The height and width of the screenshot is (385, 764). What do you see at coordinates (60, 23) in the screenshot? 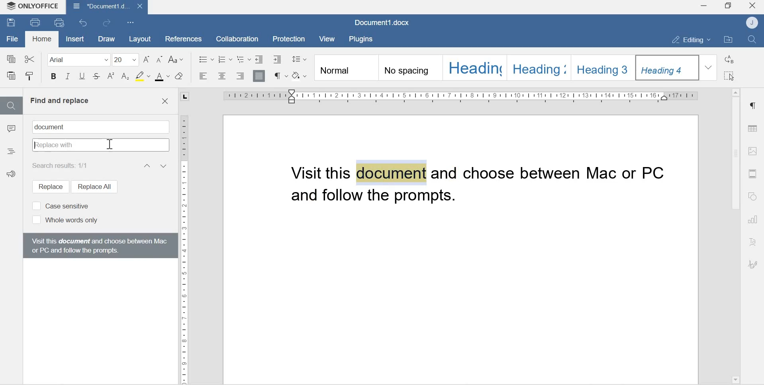
I see `Quick print` at bounding box center [60, 23].